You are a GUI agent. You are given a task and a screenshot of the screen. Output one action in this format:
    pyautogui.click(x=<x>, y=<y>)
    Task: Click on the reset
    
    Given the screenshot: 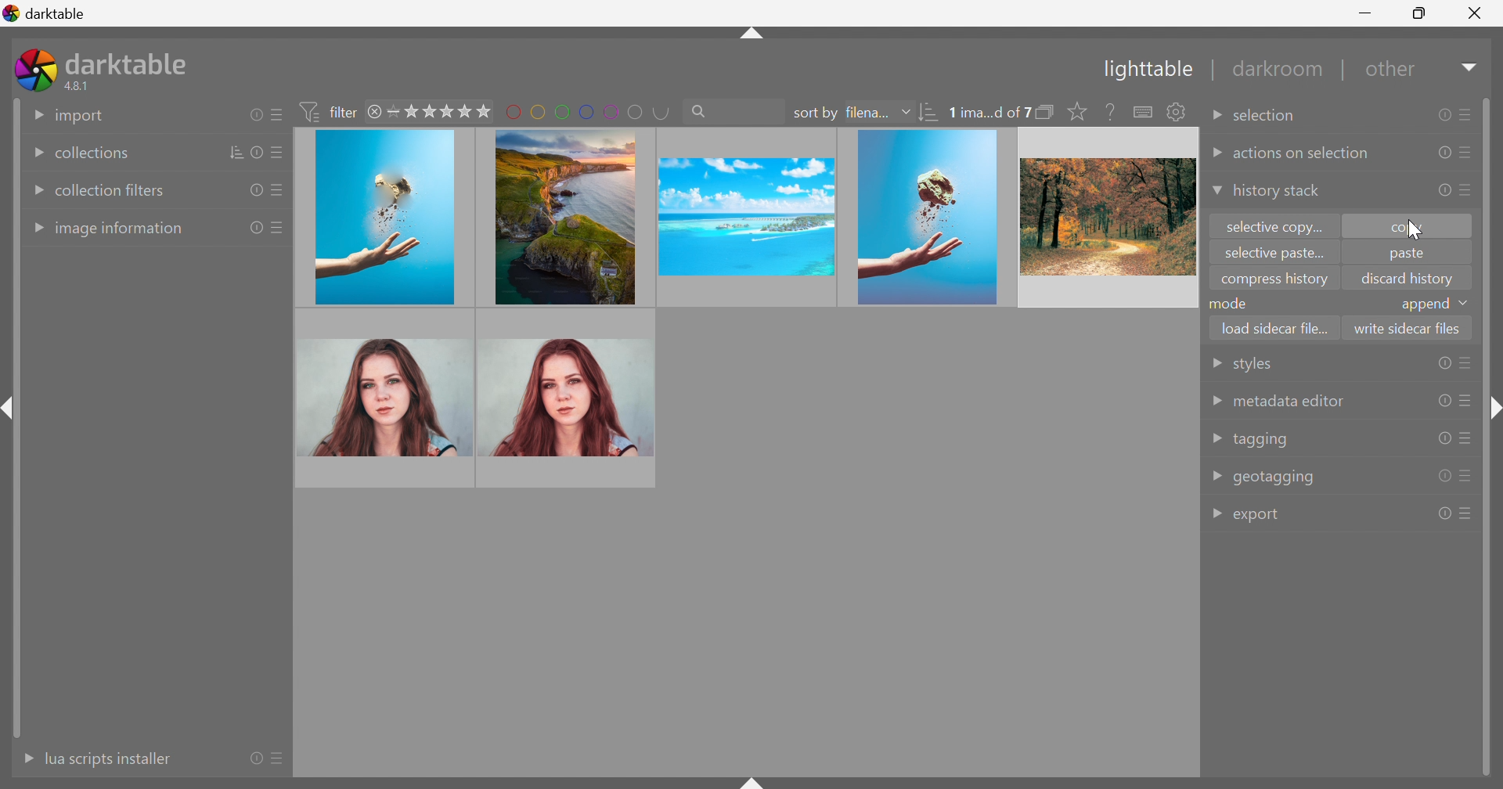 What is the action you would take?
    pyautogui.click(x=1444, y=401)
    